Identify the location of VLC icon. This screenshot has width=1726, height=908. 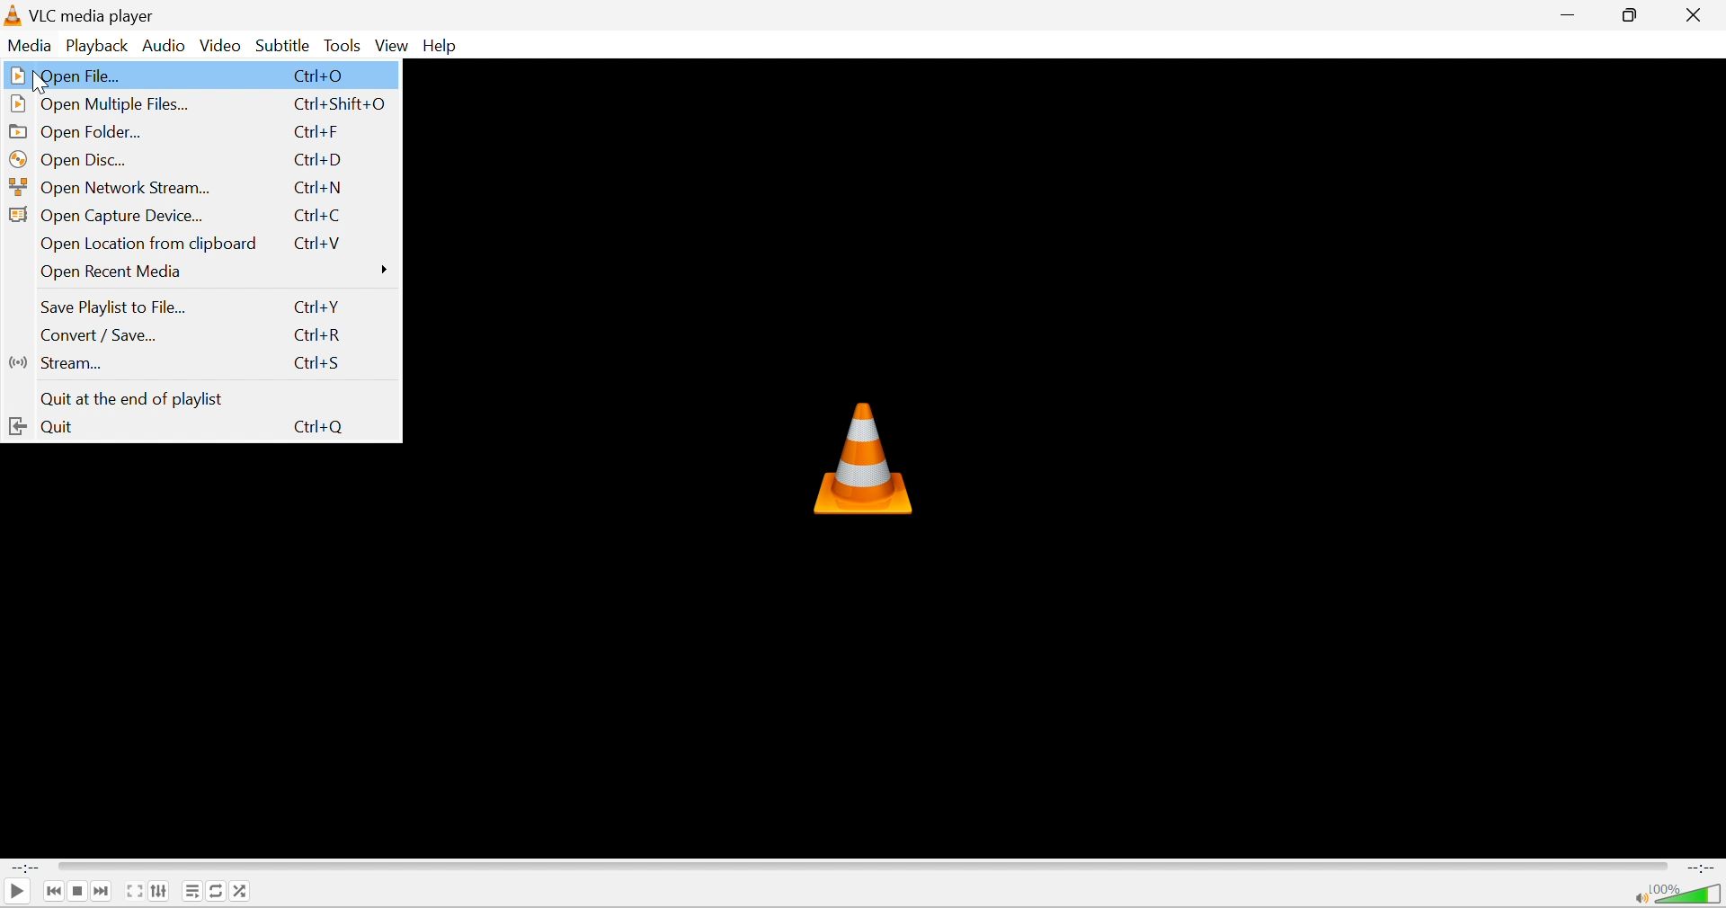
(860, 458).